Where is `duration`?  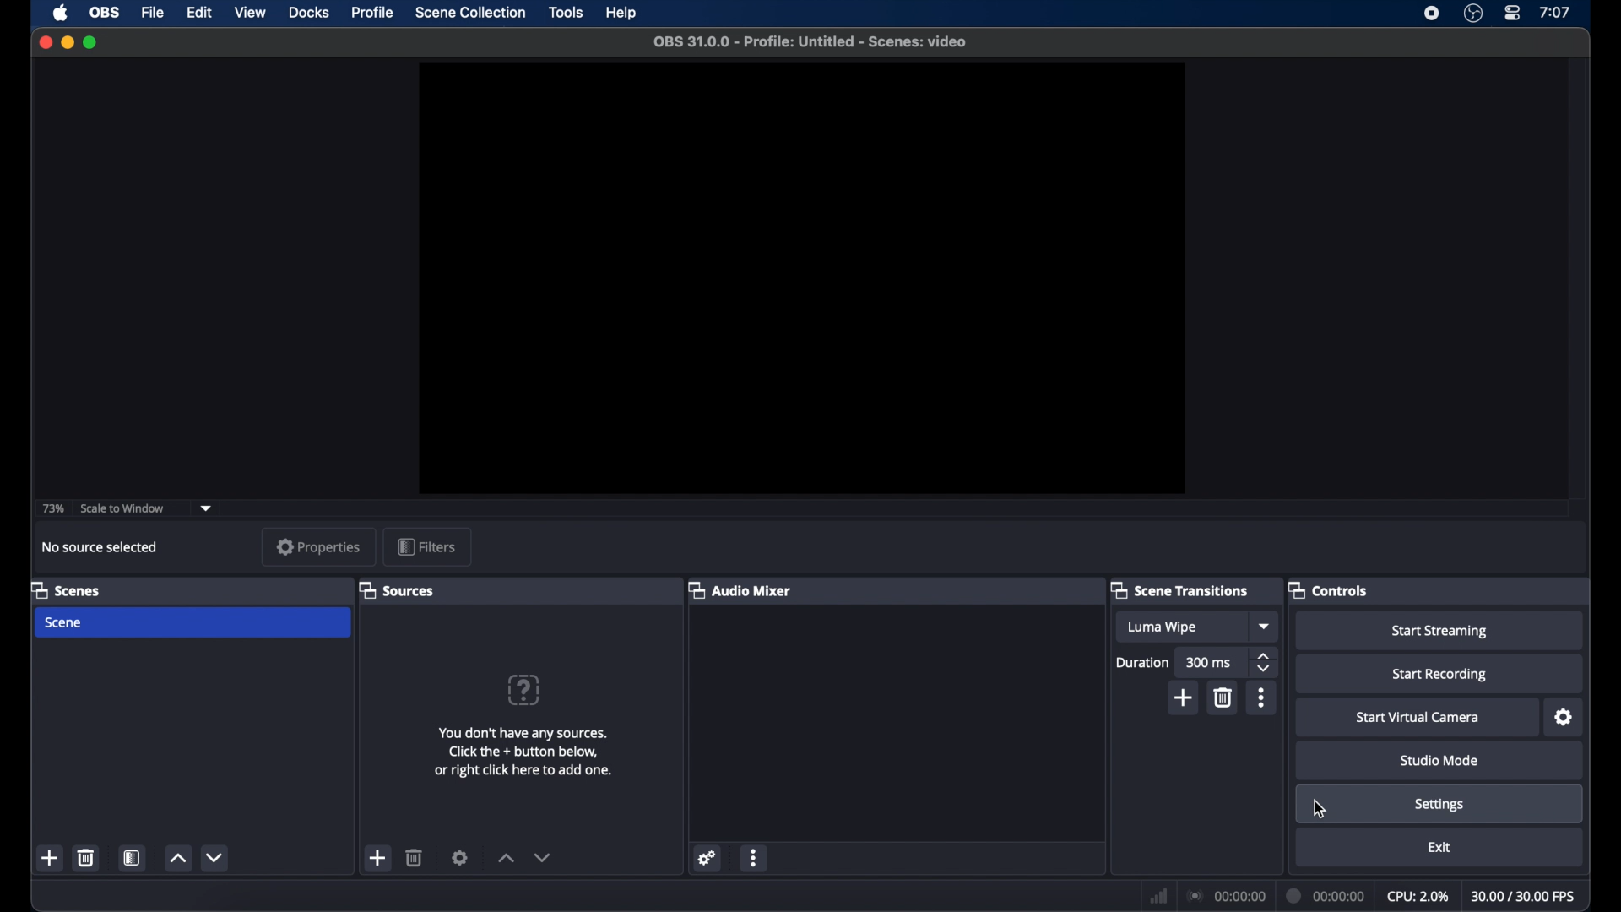 duration is located at coordinates (1141, 663).